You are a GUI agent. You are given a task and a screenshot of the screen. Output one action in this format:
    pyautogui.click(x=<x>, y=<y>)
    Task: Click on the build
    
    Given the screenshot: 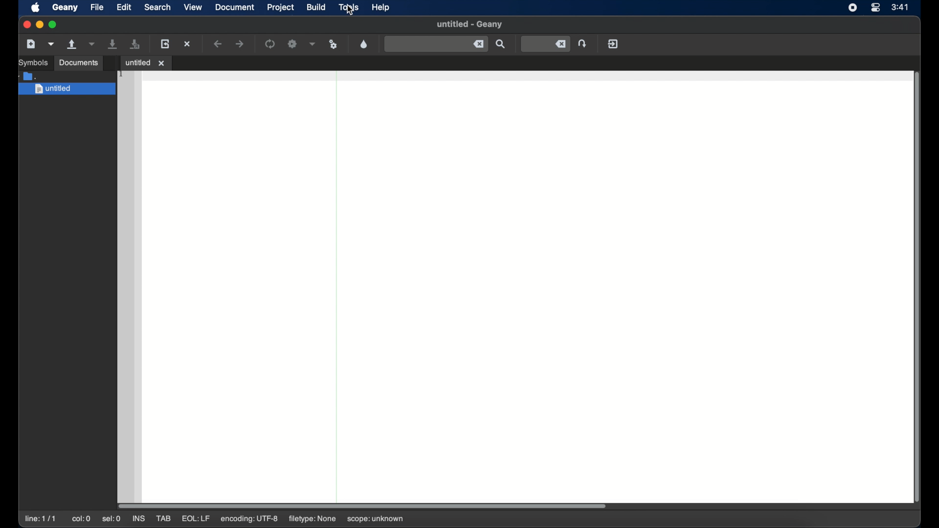 What is the action you would take?
    pyautogui.click(x=316, y=7)
    